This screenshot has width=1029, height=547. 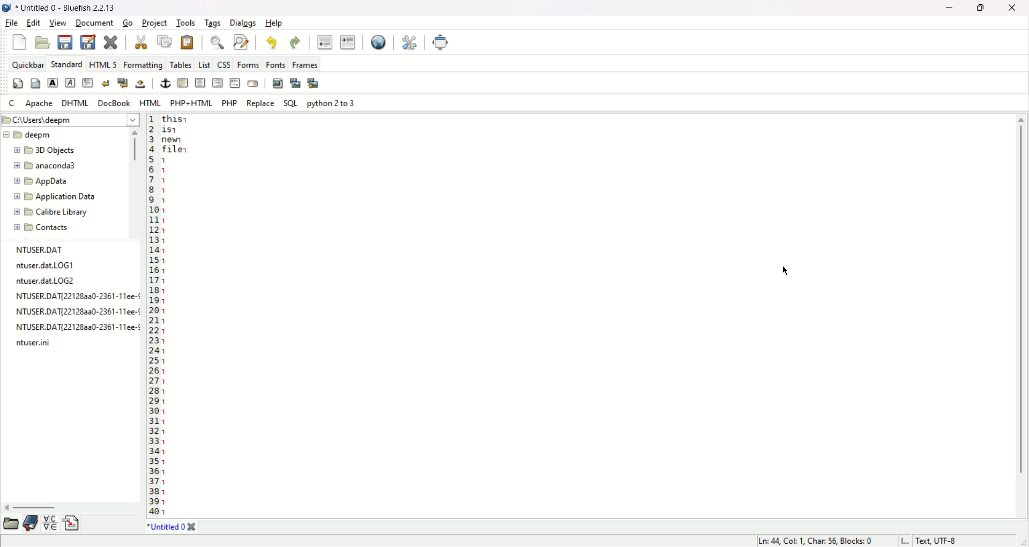 What do you see at coordinates (262, 104) in the screenshot?
I see `Replace` at bounding box center [262, 104].